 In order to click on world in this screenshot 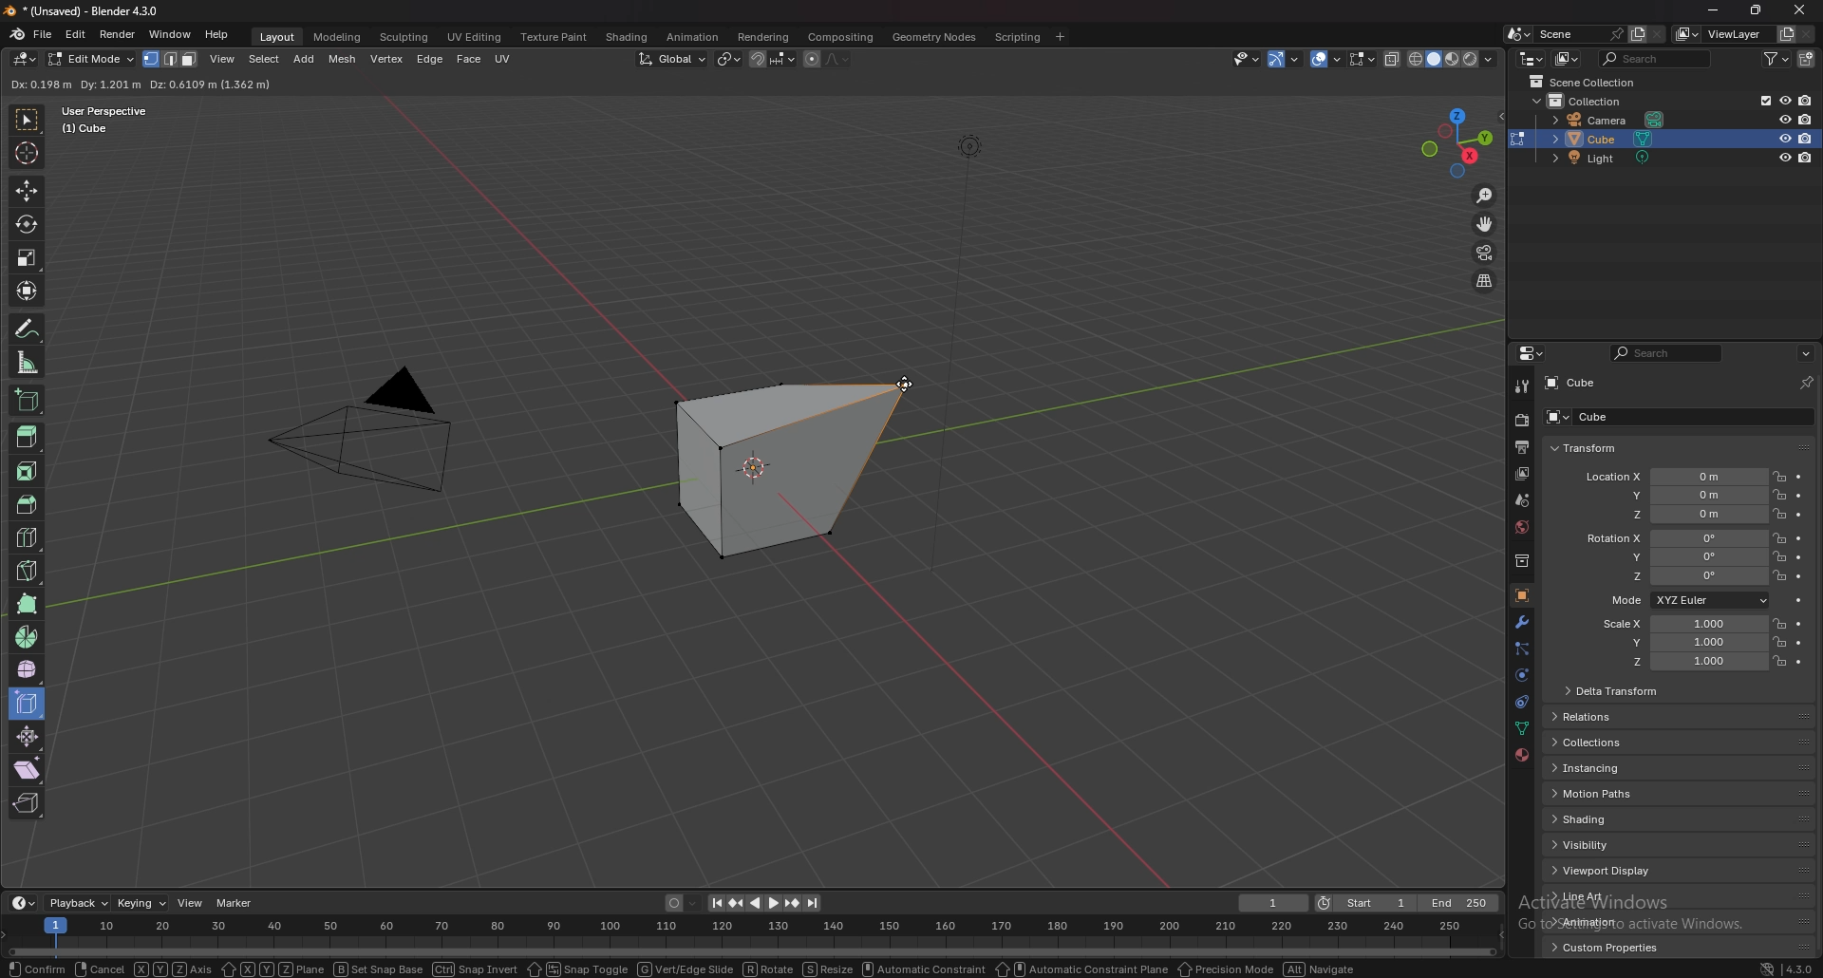, I will do `click(1521, 526)`.